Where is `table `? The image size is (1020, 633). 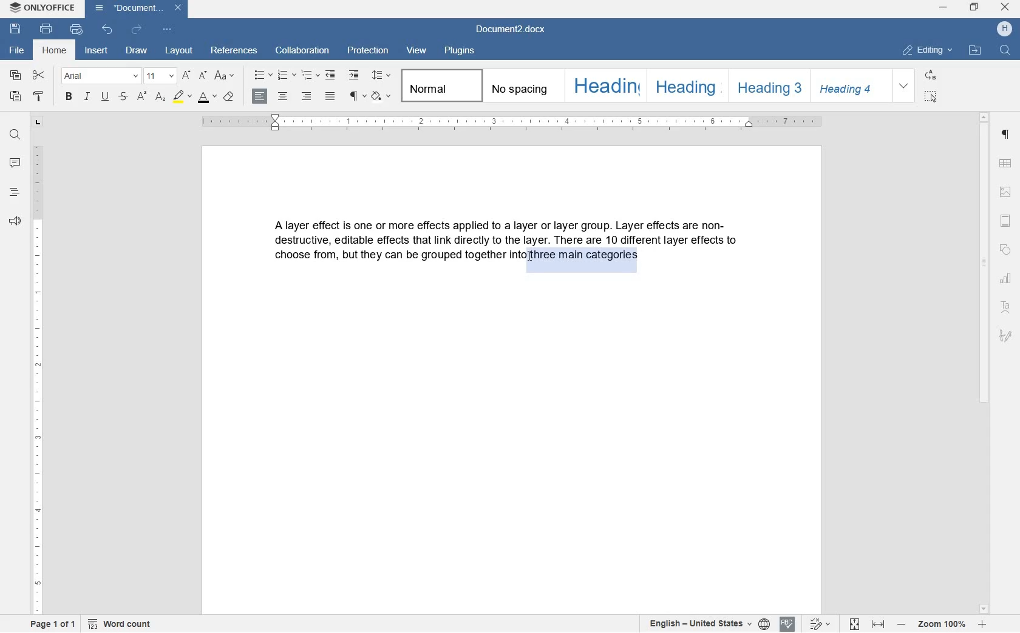 table  is located at coordinates (1007, 164).